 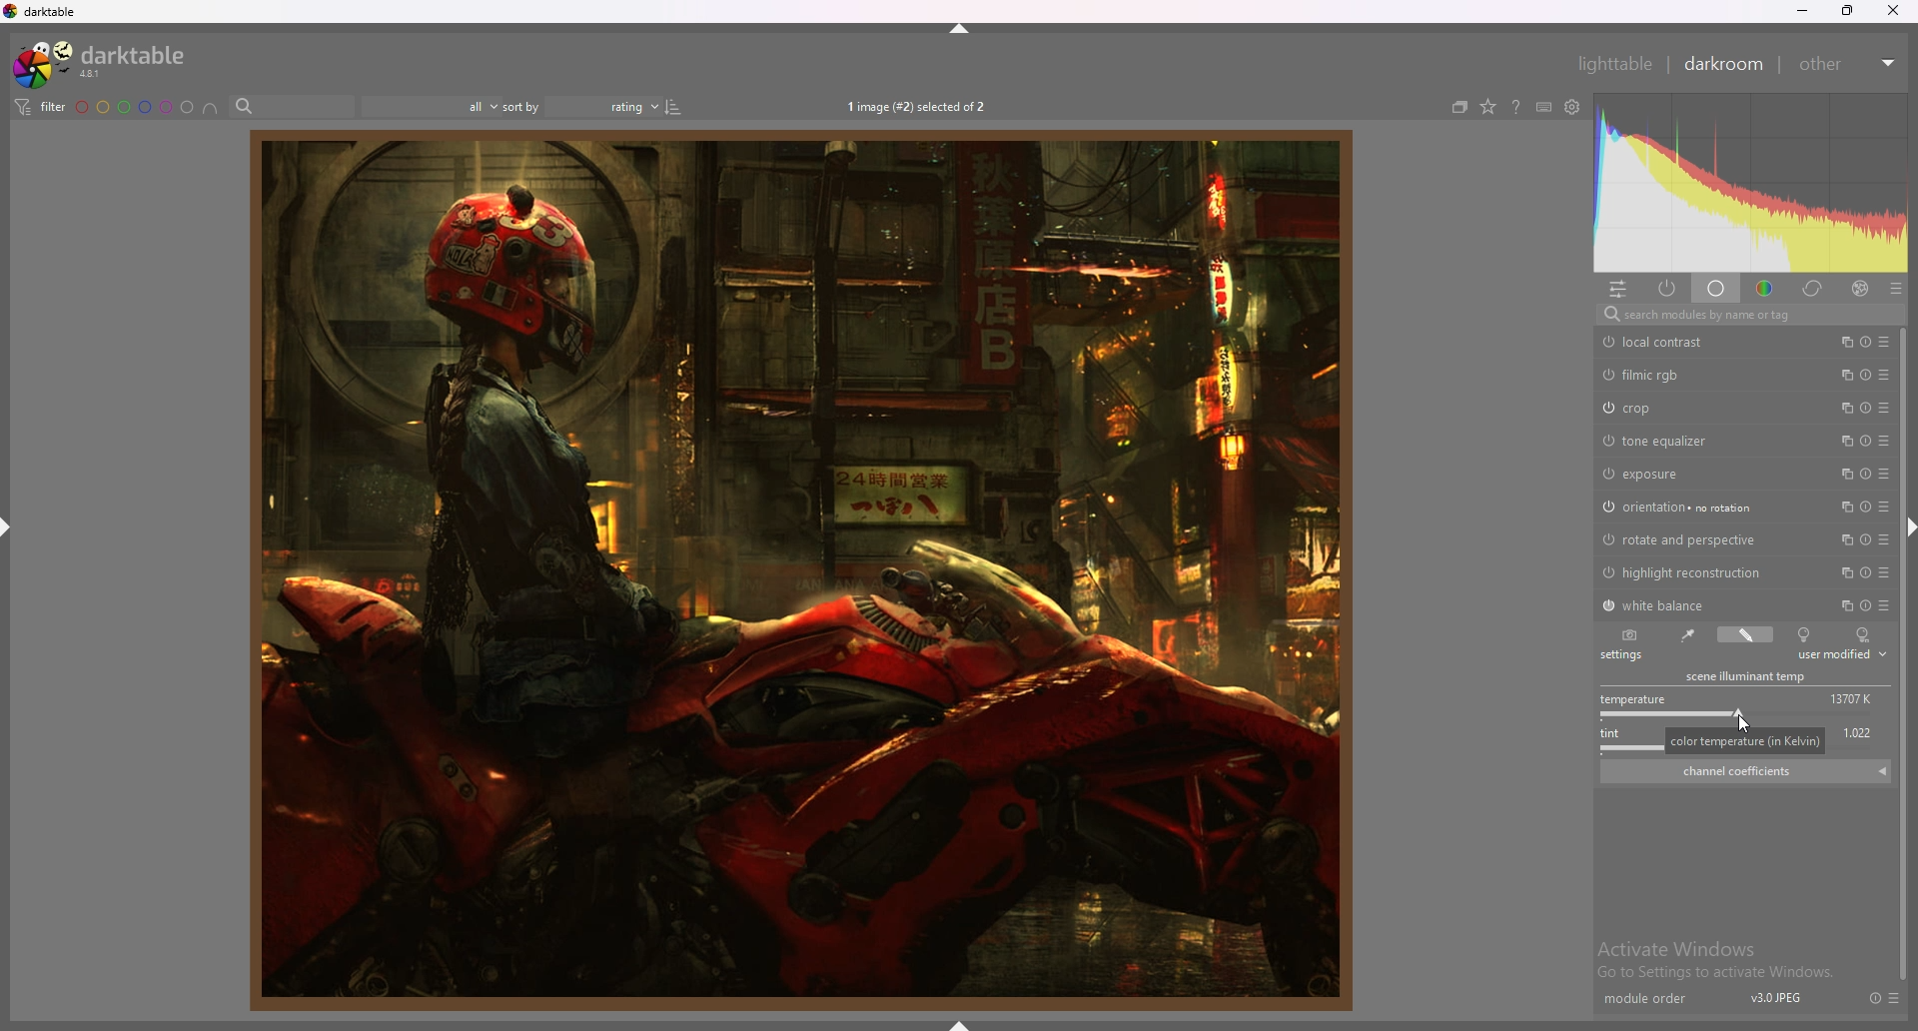 What do you see at coordinates (1725, 64) in the screenshot?
I see `darkroom` at bounding box center [1725, 64].